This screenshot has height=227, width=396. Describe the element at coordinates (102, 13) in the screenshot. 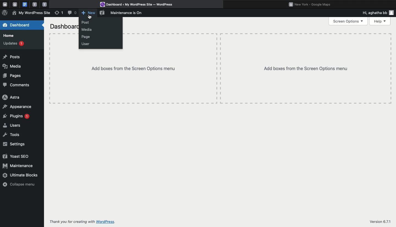

I see `Yoast` at that location.